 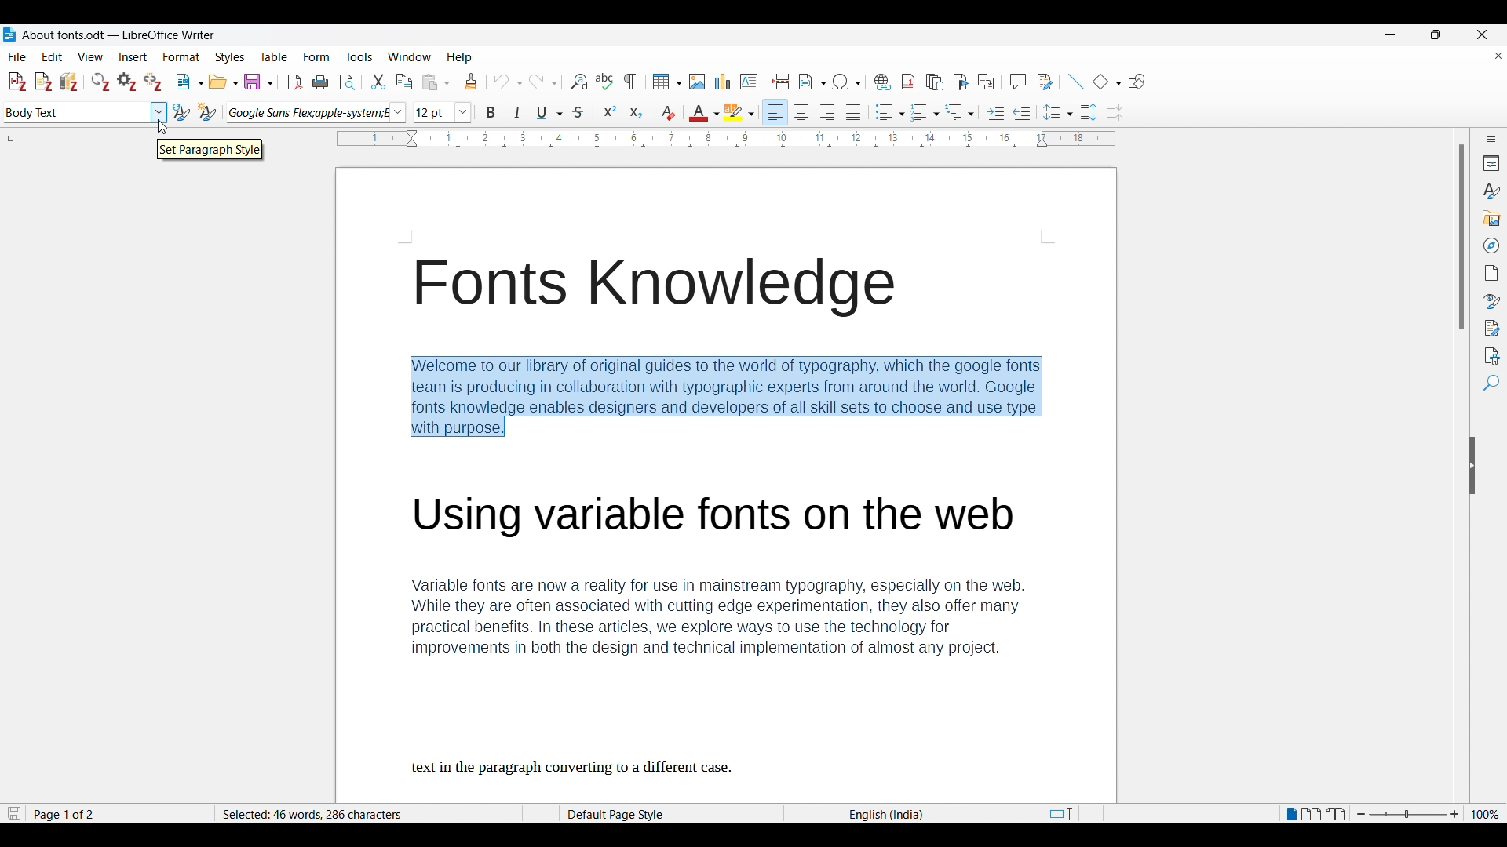 I want to click on fit to page, so click(x=1063, y=815).